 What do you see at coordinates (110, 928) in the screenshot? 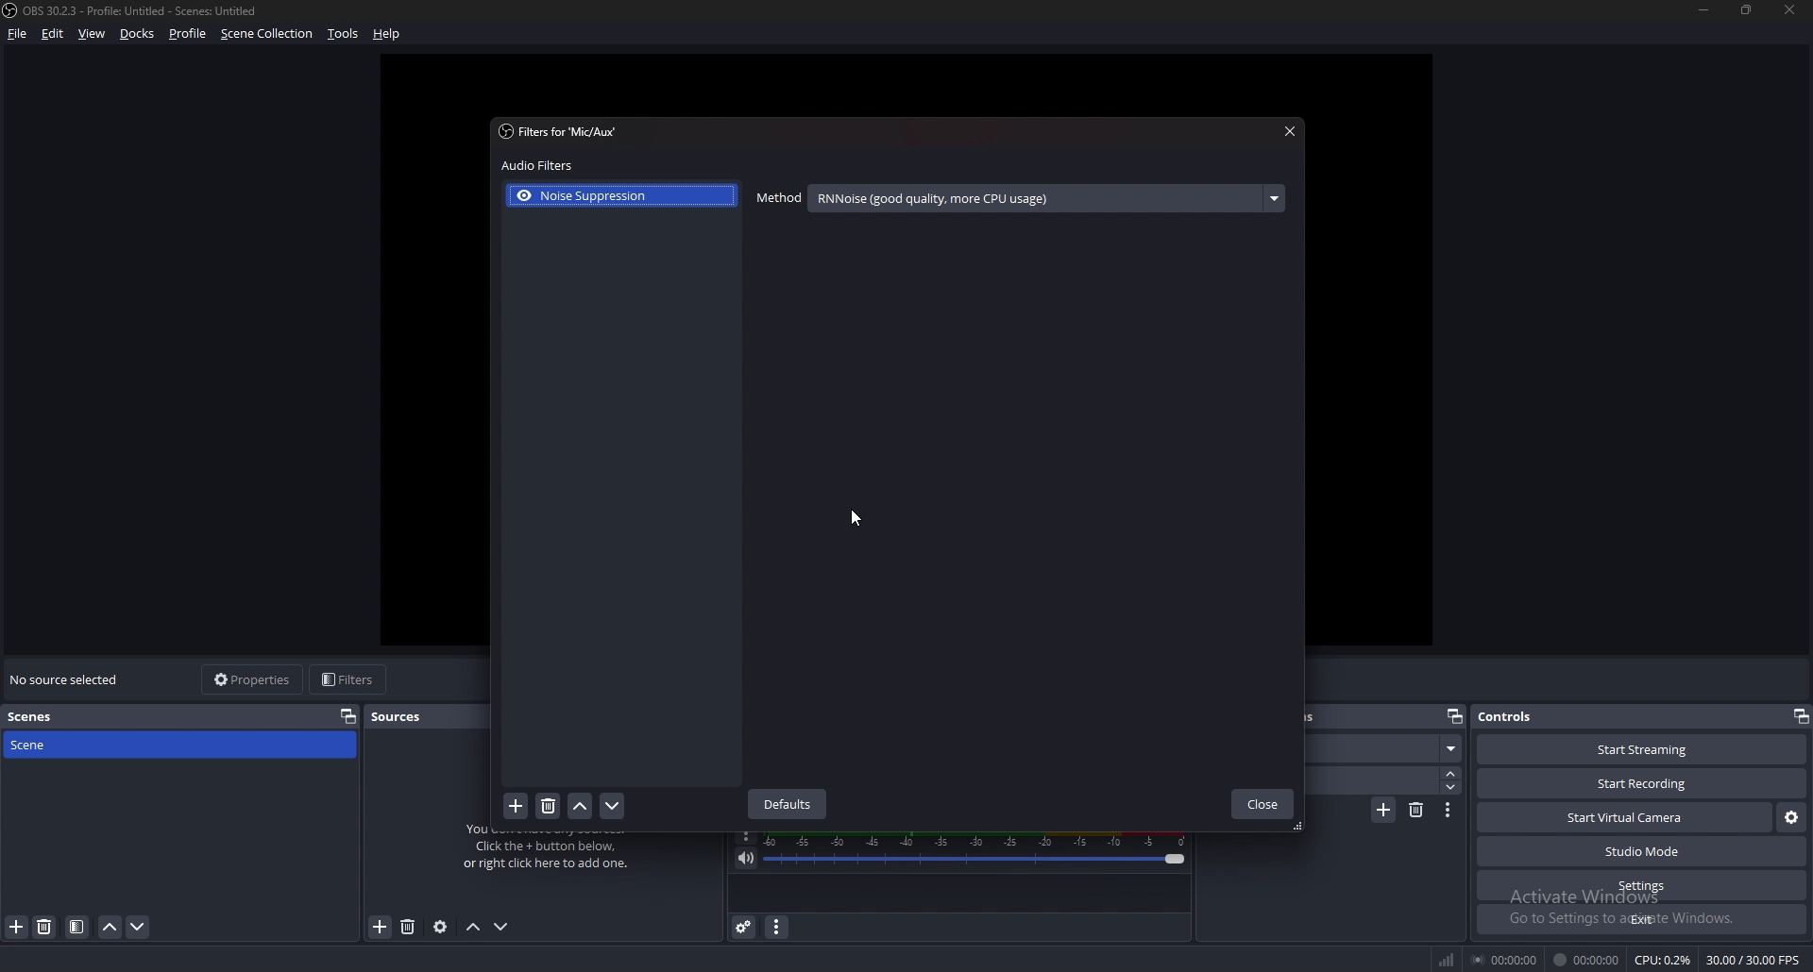
I see `move scene up` at bounding box center [110, 928].